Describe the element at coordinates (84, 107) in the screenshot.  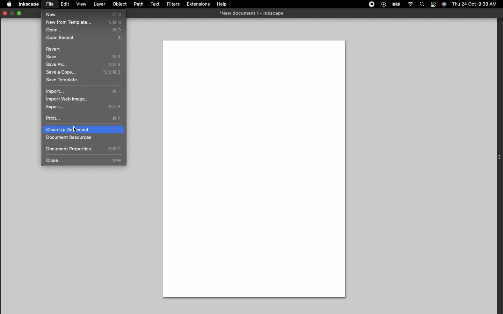
I see `Export` at that location.